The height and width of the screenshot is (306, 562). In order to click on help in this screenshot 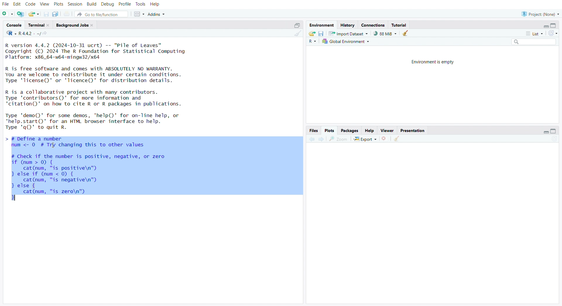, I will do `click(370, 131)`.